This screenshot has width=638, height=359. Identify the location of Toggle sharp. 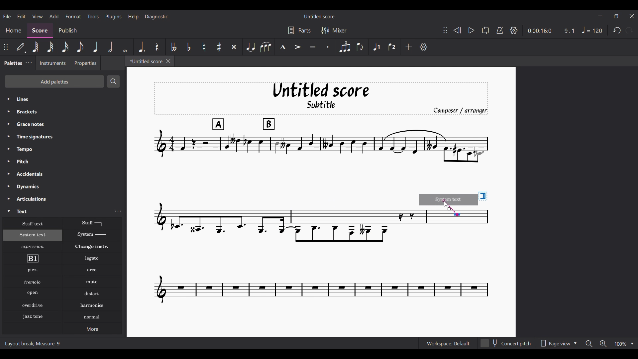
(219, 47).